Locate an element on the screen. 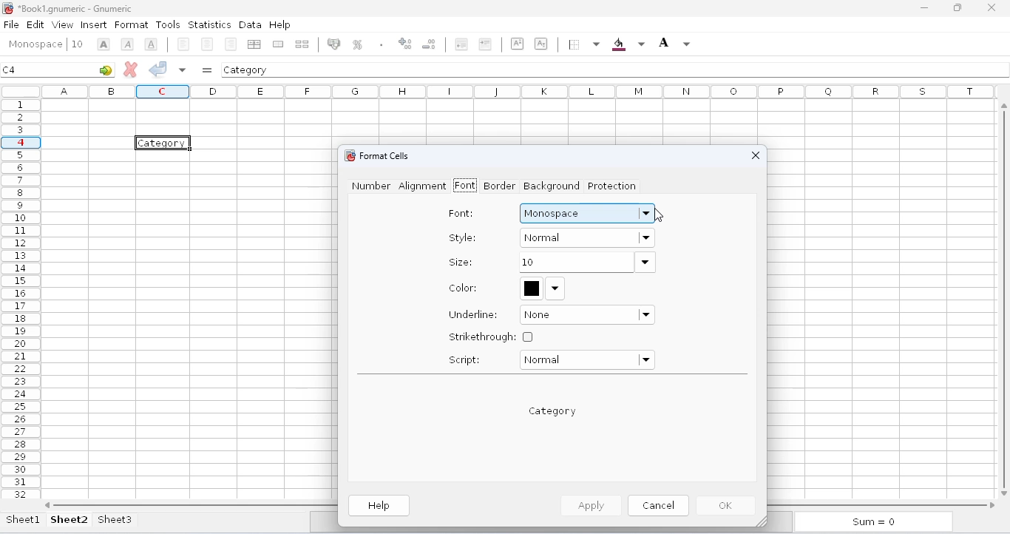  cancel is located at coordinates (658, 504).